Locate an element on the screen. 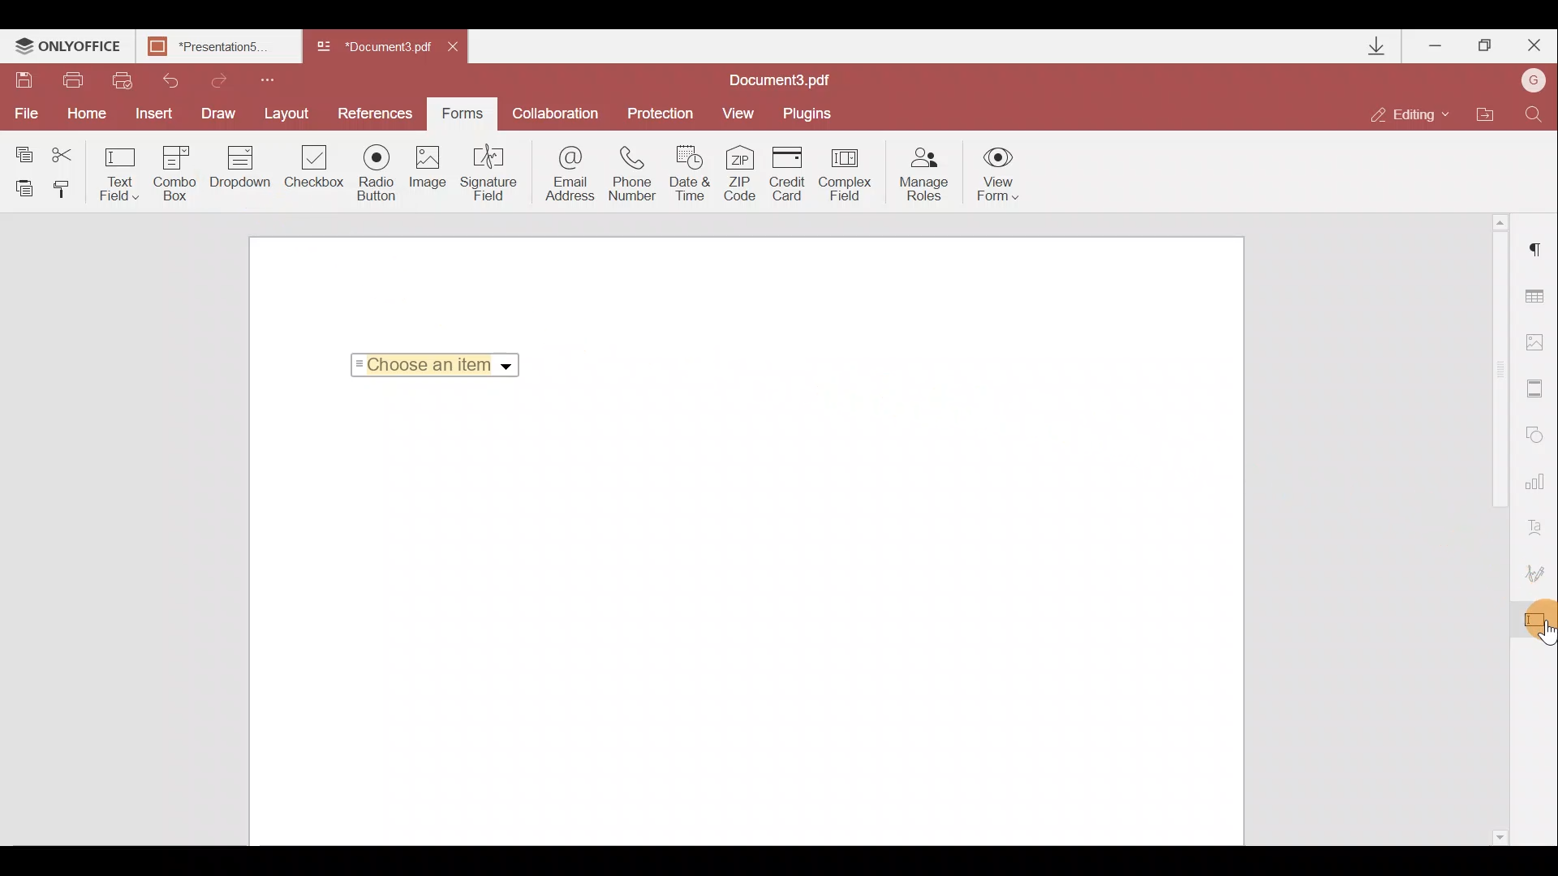 Image resolution: width=1558 pixels, height=876 pixels. Dropdown is located at coordinates (237, 176).